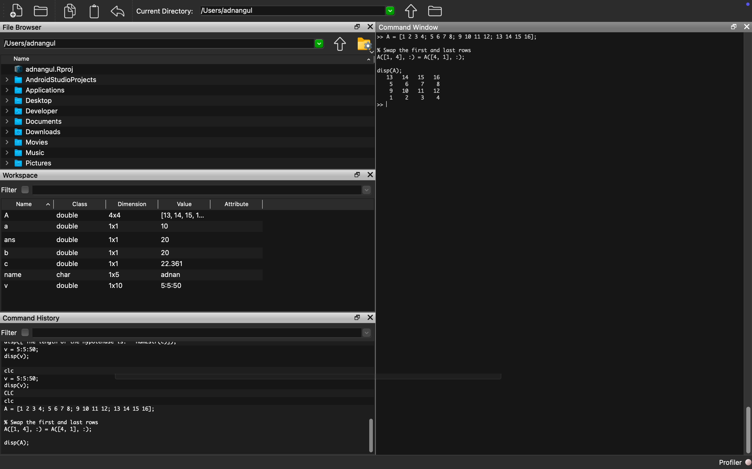  I want to click on Restore, so click(356, 174).